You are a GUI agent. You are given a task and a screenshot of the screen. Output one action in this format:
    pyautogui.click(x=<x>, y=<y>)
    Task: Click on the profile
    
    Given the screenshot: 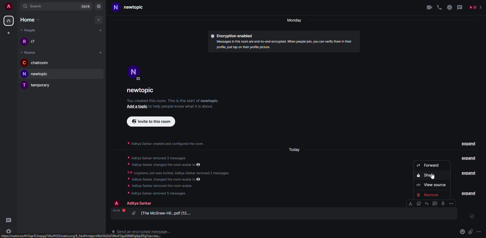 What is the action you would take?
    pyautogui.click(x=117, y=203)
    